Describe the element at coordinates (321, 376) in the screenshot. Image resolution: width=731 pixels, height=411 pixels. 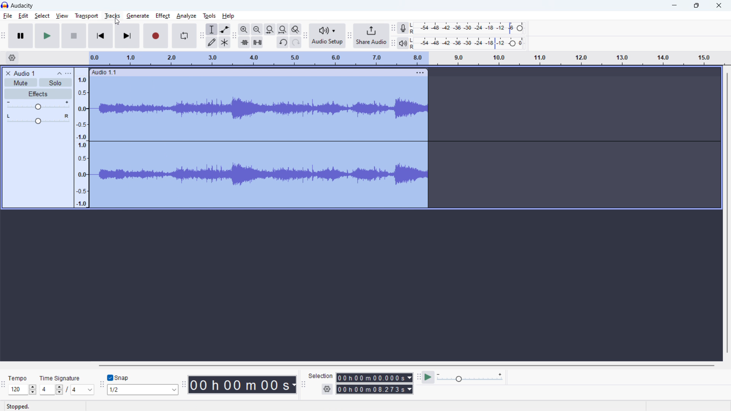
I see `Selection` at that location.